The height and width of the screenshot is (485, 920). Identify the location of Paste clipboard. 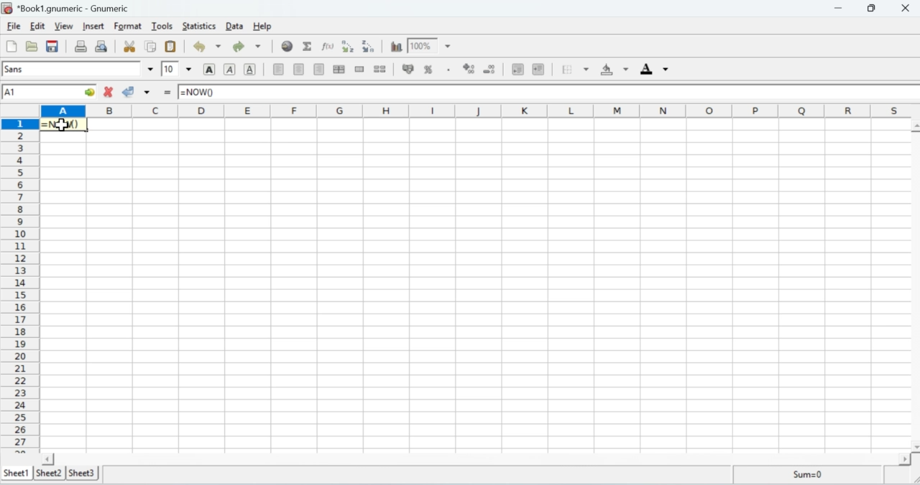
(171, 47).